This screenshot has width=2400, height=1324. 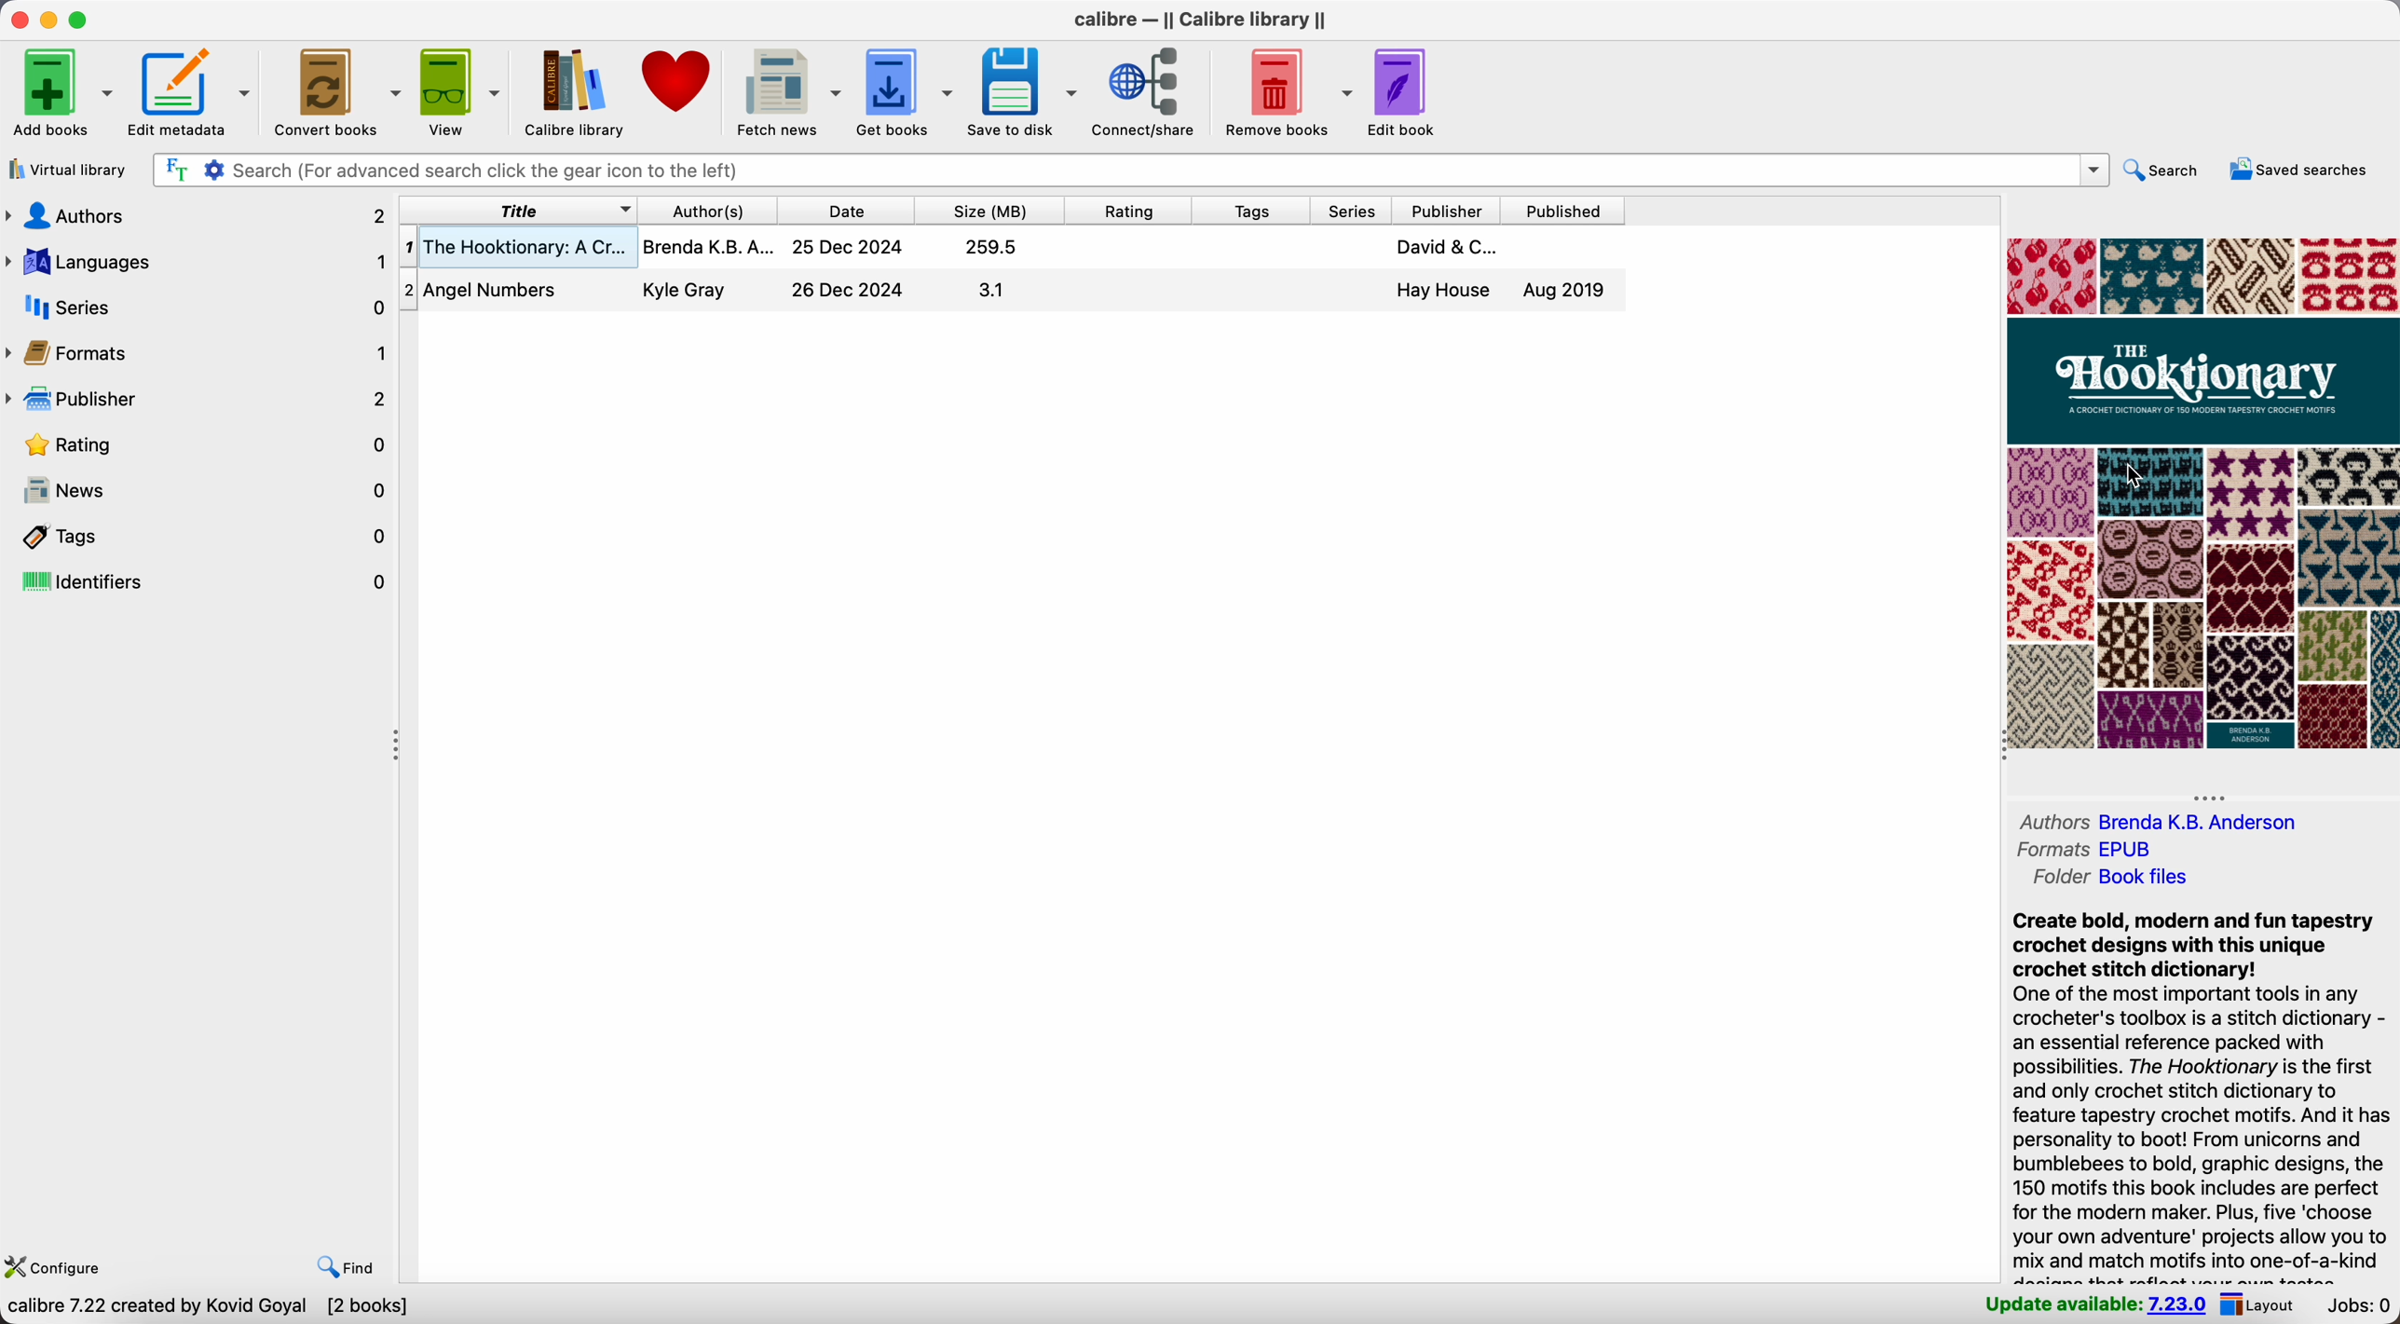 What do you see at coordinates (1561, 212) in the screenshot?
I see `published` at bounding box center [1561, 212].